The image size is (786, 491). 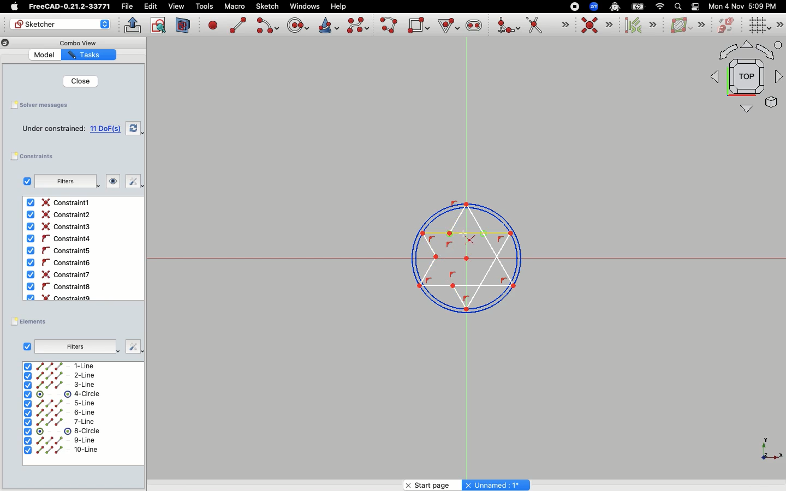 What do you see at coordinates (389, 26) in the screenshot?
I see `Create poly line` at bounding box center [389, 26].